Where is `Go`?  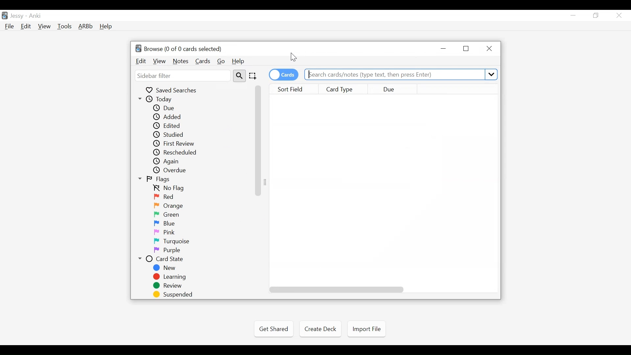
Go is located at coordinates (222, 62).